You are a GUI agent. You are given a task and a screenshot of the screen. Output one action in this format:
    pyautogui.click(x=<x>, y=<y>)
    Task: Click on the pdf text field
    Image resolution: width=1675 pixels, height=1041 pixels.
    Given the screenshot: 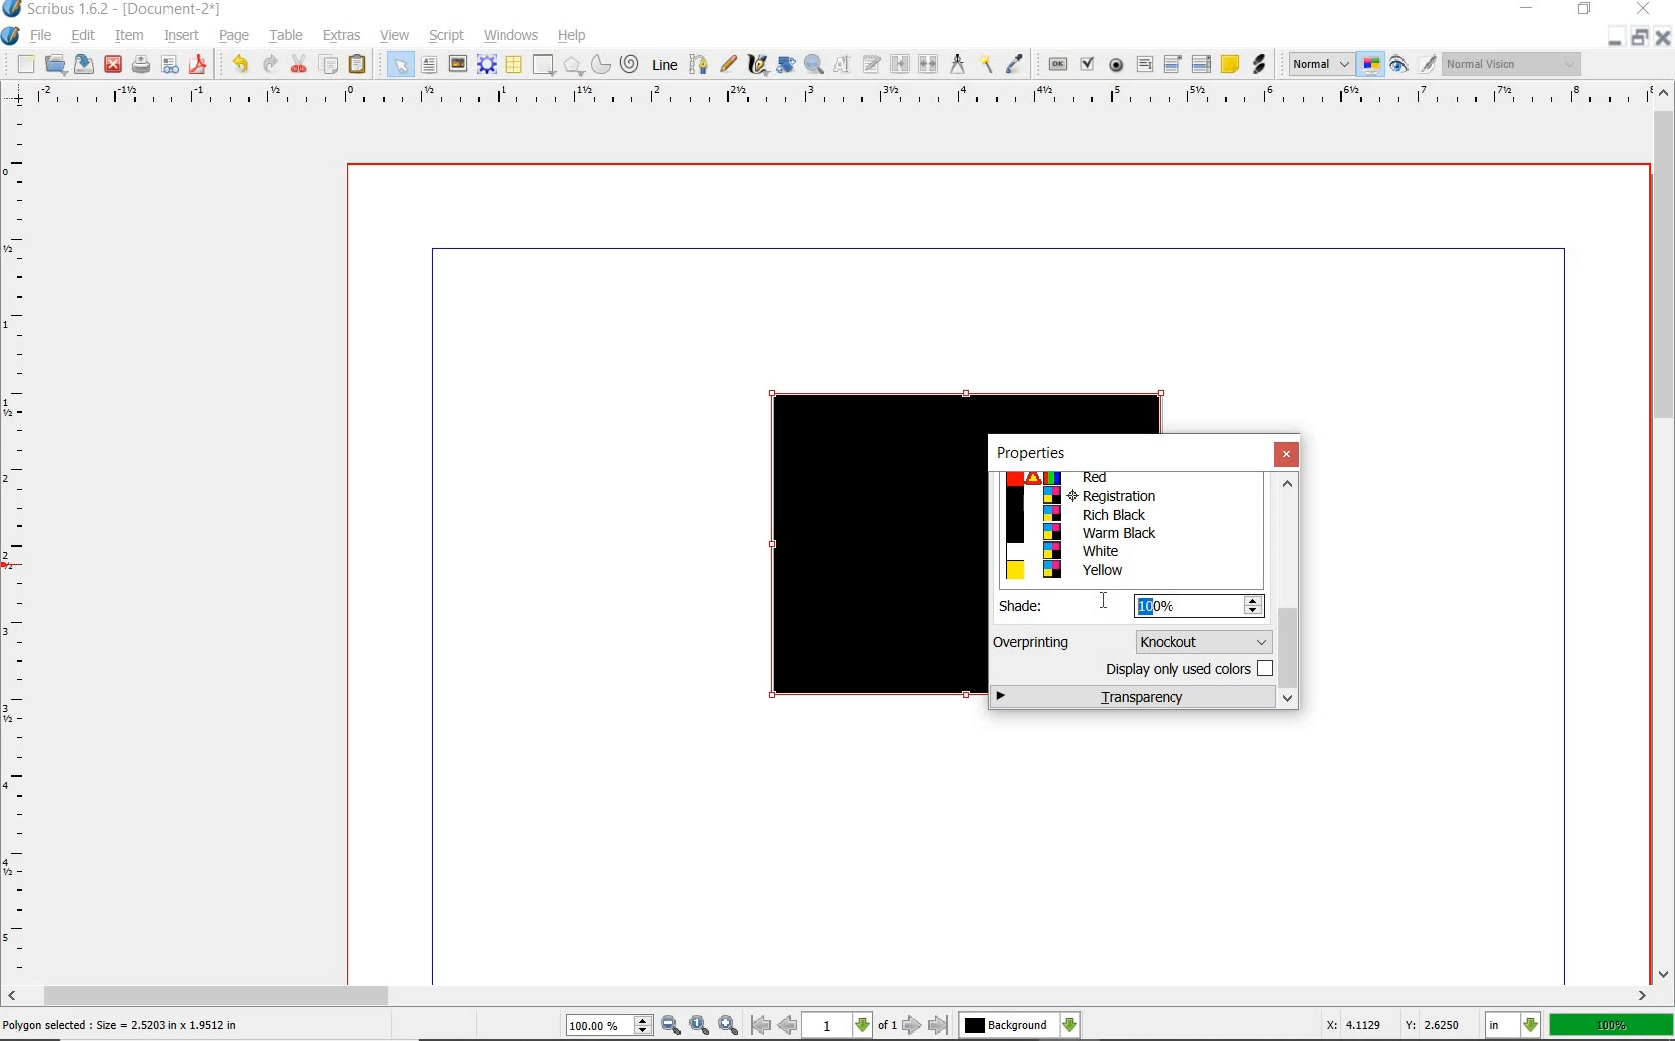 What is the action you would take?
    pyautogui.click(x=1146, y=65)
    